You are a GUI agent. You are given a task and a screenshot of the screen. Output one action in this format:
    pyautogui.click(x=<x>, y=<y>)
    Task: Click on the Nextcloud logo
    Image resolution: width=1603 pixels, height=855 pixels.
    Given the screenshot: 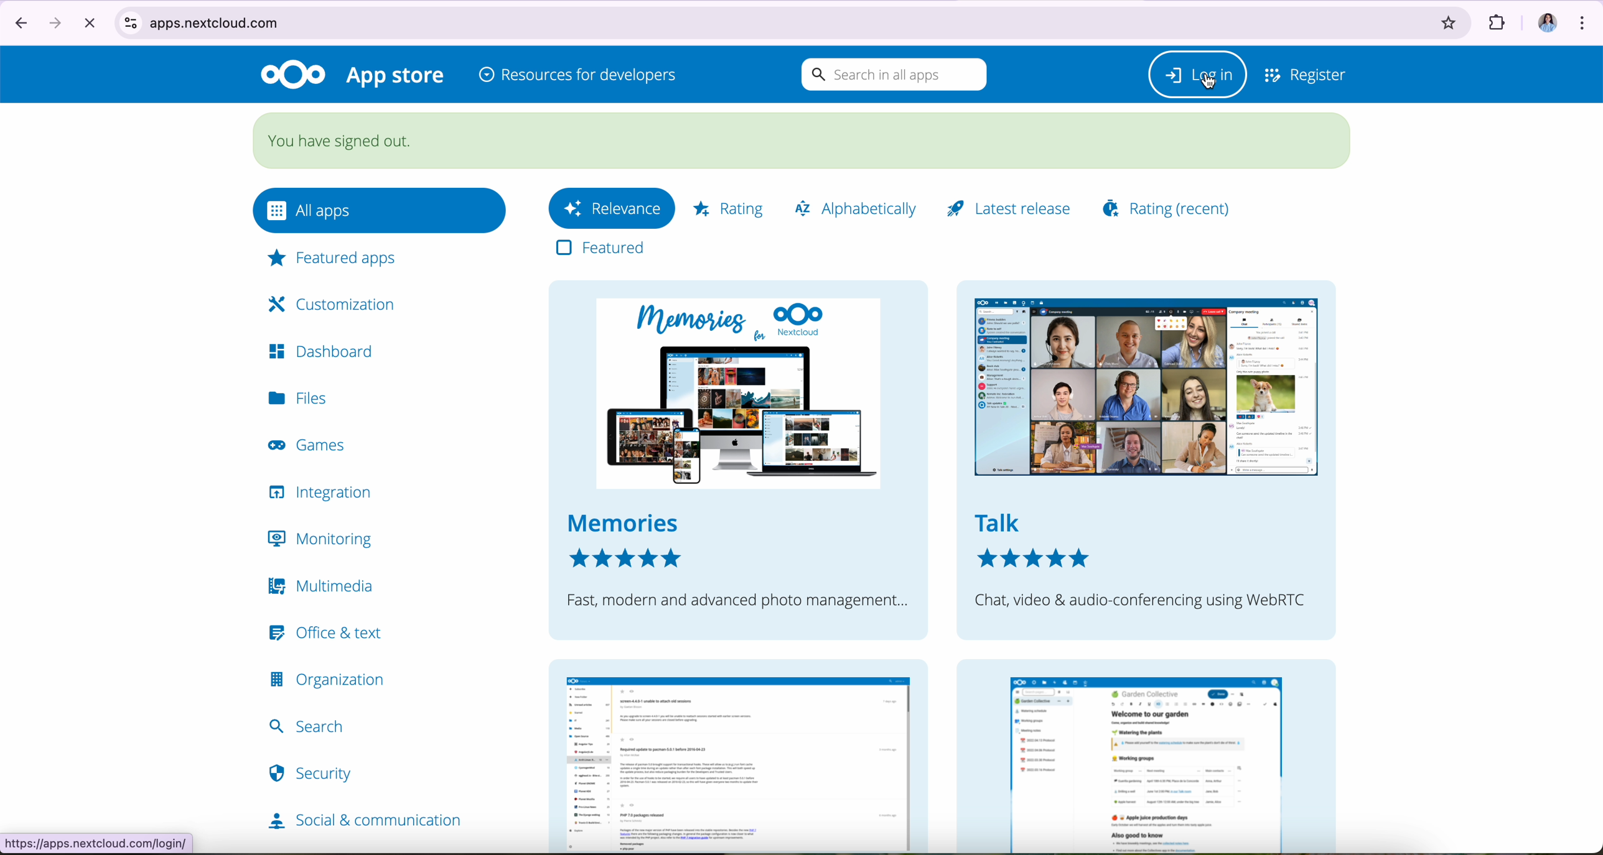 What is the action you would take?
    pyautogui.click(x=292, y=73)
    